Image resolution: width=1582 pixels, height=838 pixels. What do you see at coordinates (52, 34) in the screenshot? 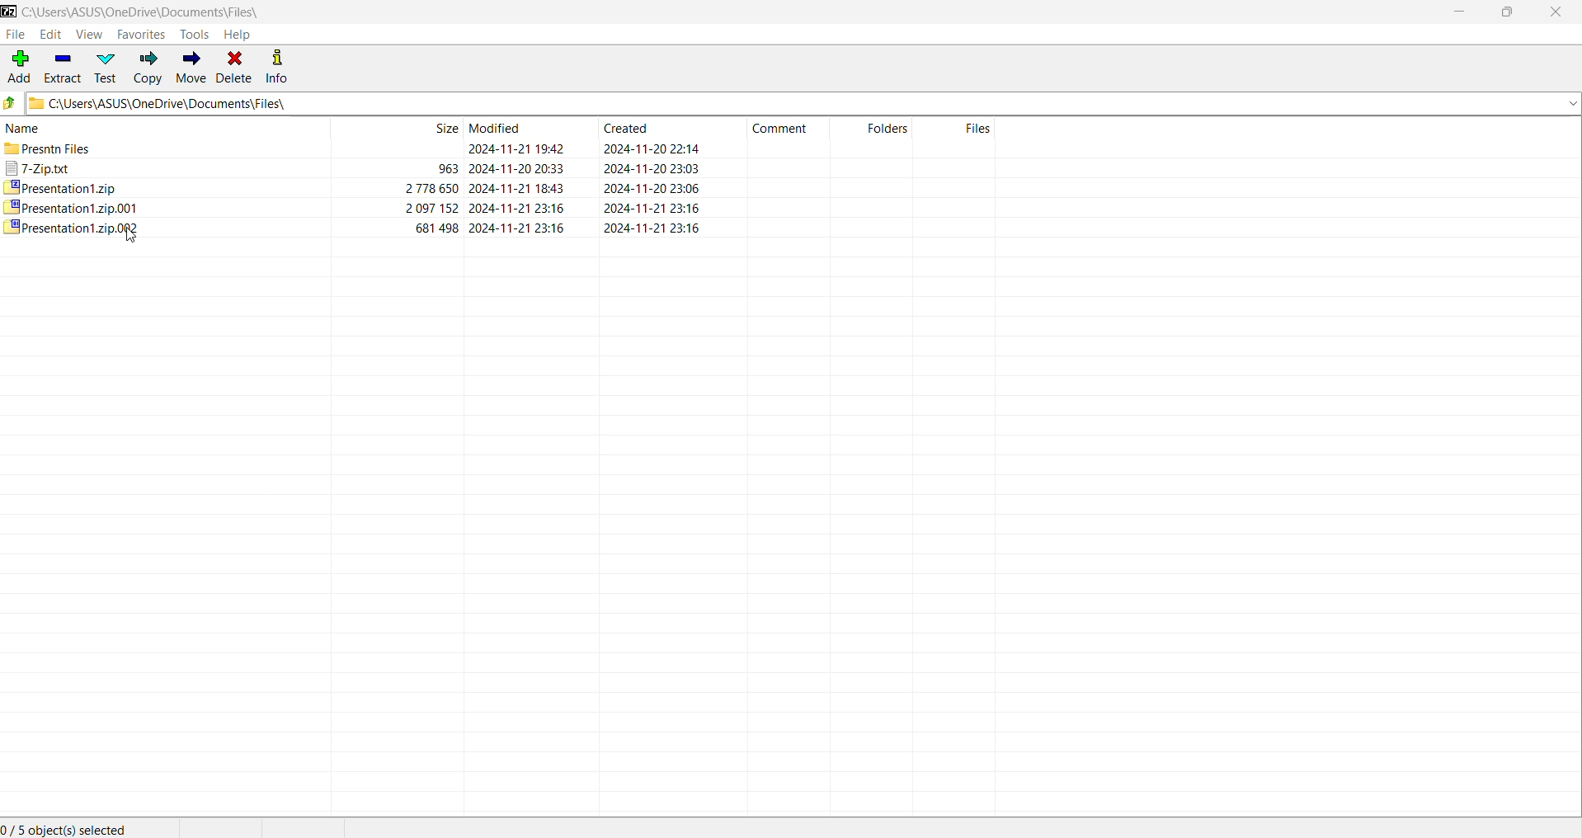
I see `Edit` at bounding box center [52, 34].